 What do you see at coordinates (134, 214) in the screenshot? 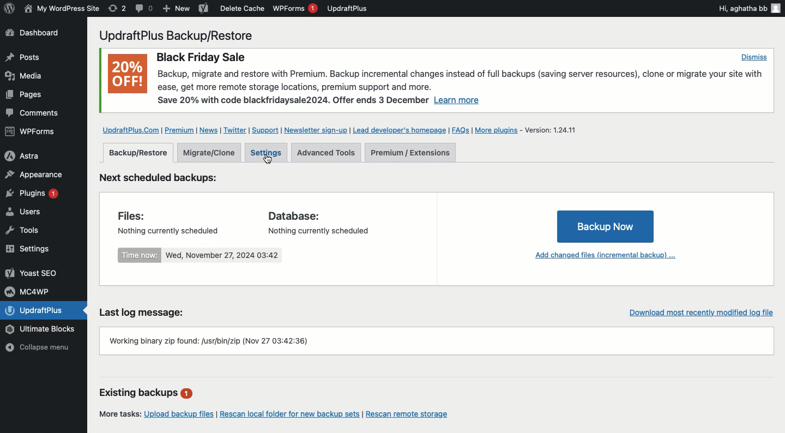
I see `Files` at bounding box center [134, 214].